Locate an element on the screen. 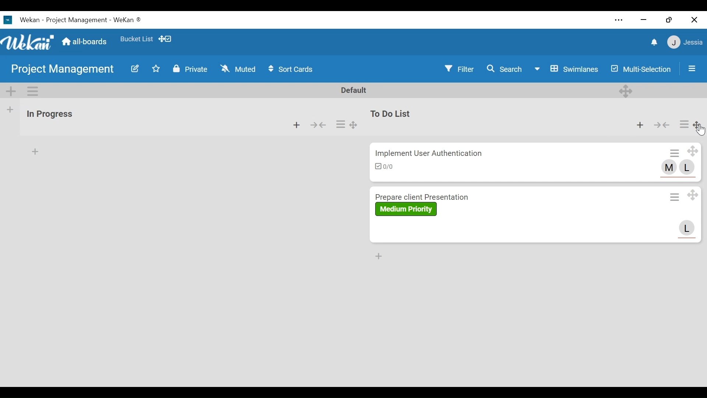 The image size is (707, 398). Default is located at coordinates (355, 91).